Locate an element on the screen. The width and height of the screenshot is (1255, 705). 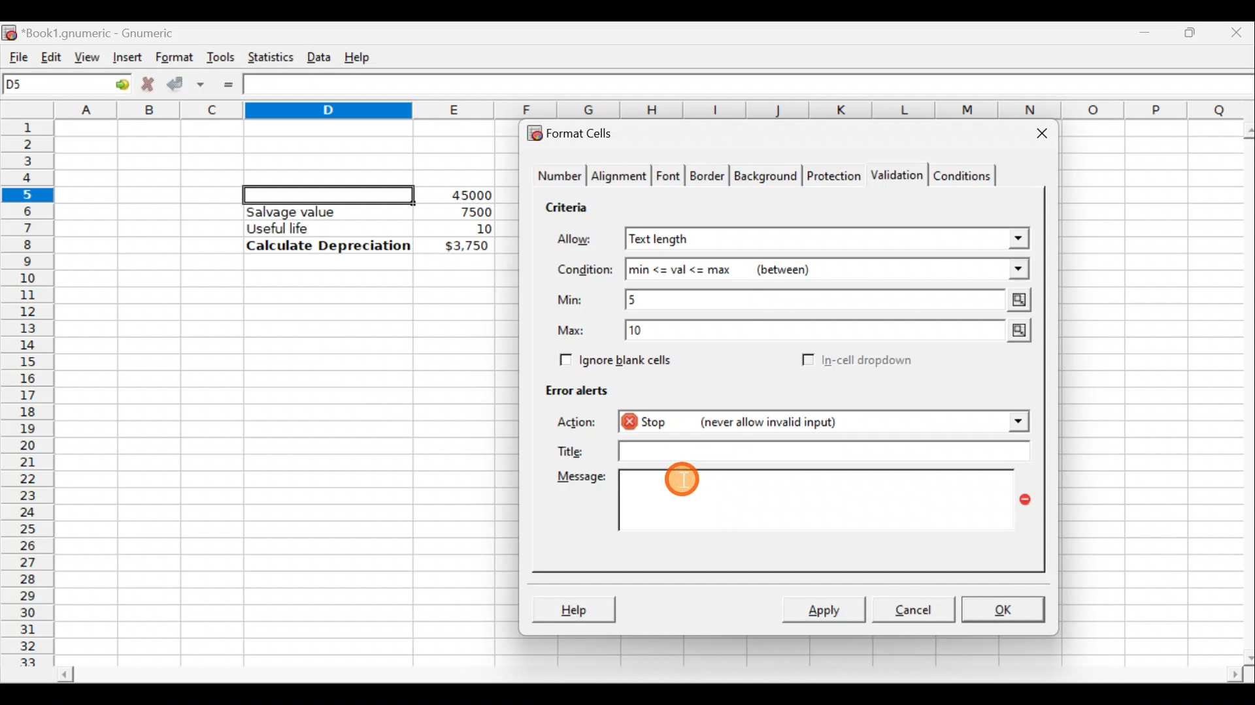
Help is located at coordinates (360, 56).